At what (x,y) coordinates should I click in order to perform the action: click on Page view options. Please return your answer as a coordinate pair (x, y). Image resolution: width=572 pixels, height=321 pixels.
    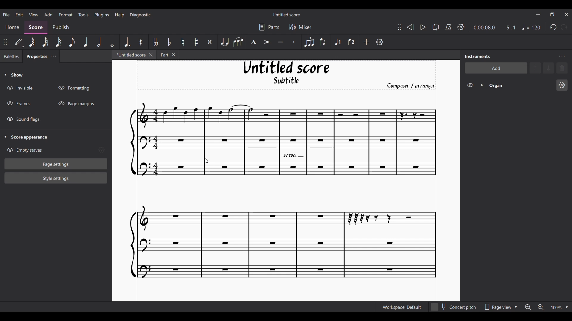
    Looking at the image, I should click on (499, 307).